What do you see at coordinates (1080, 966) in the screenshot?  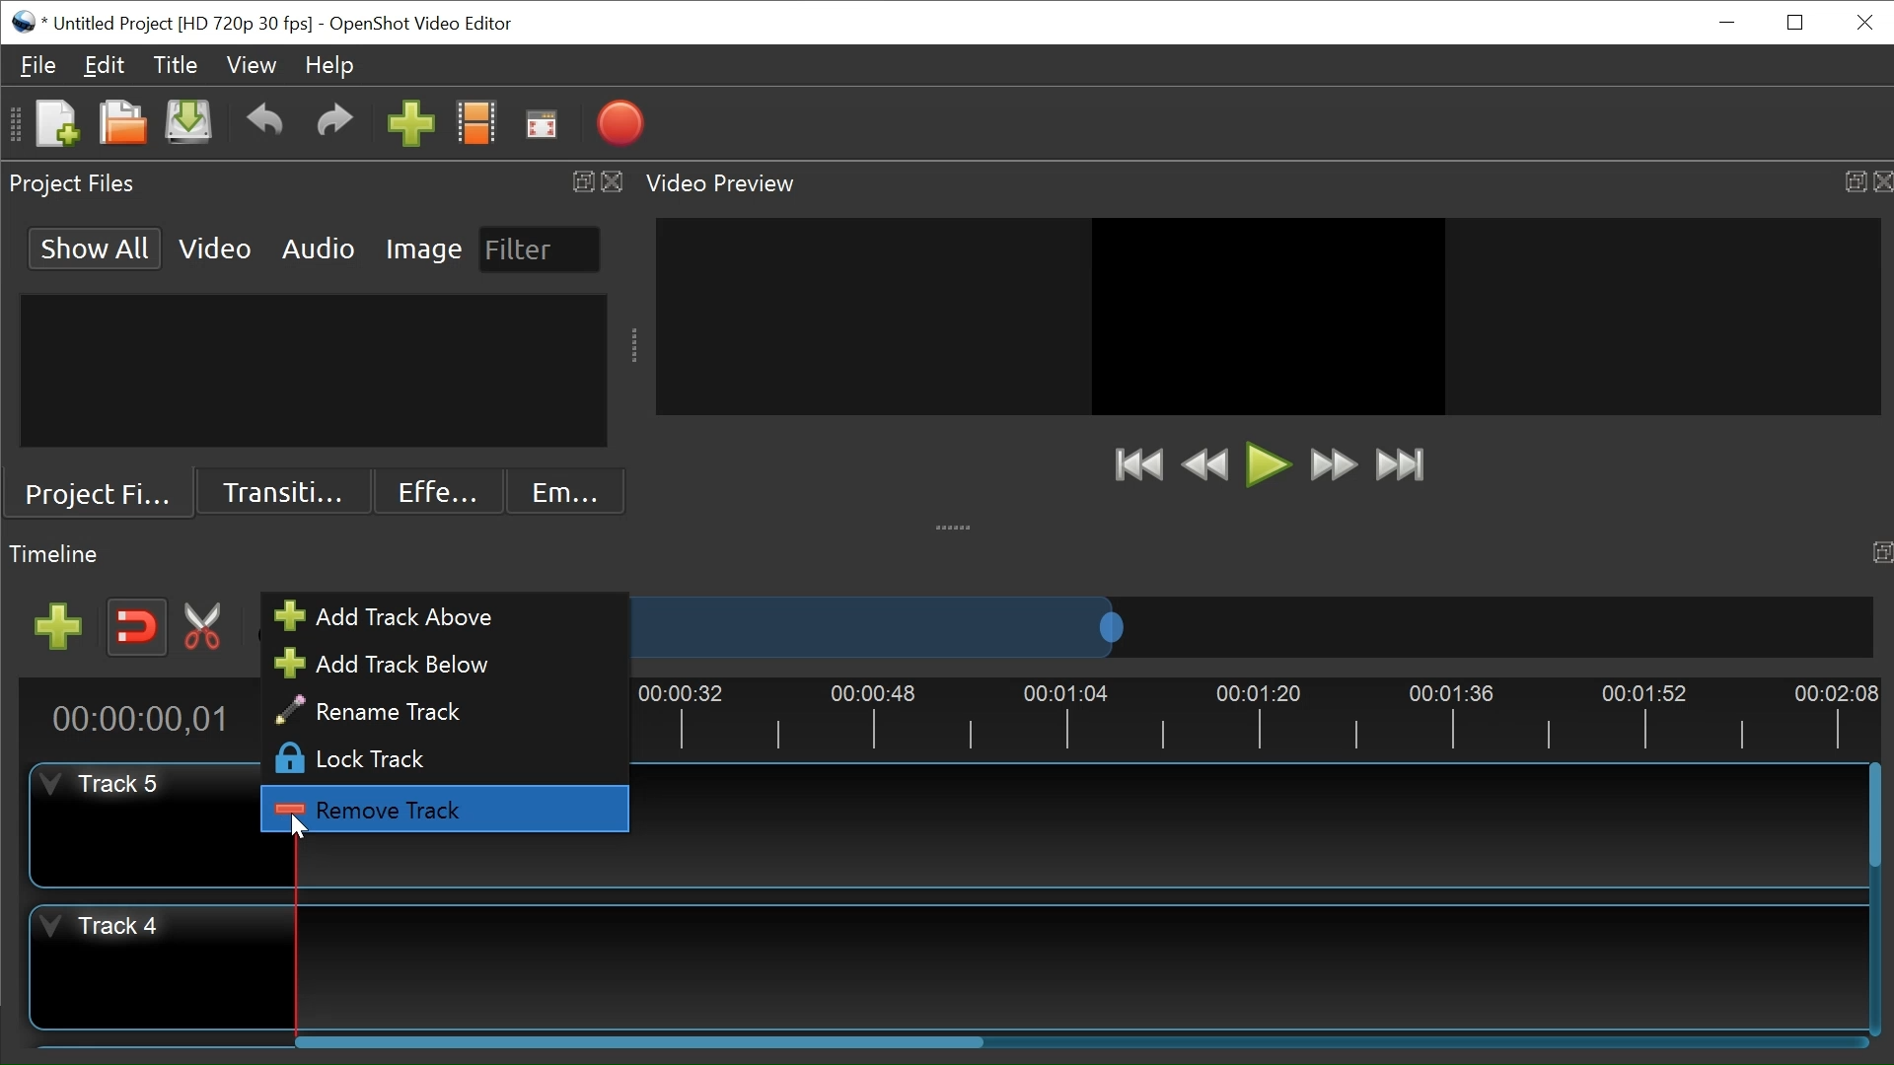 I see `Track Panel` at bounding box center [1080, 966].